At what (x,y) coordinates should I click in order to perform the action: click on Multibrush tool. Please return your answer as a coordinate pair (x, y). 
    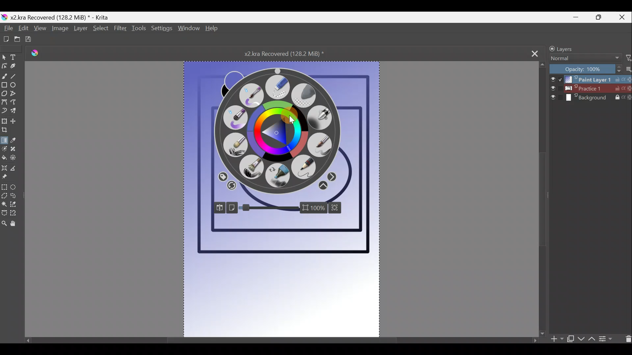
    Looking at the image, I should click on (15, 111).